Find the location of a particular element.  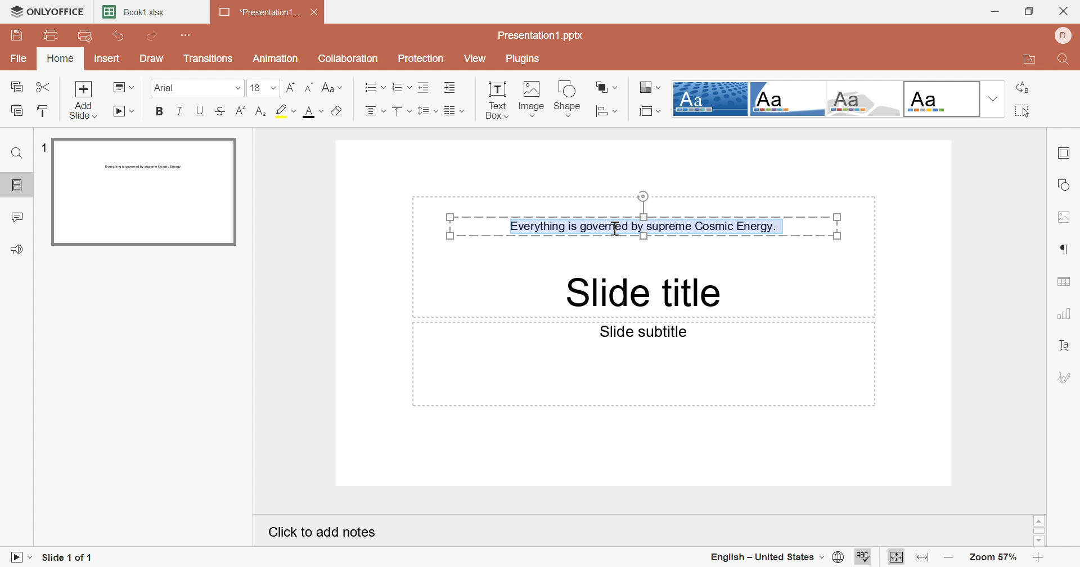

Book1.xlsx is located at coordinates (134, 12).